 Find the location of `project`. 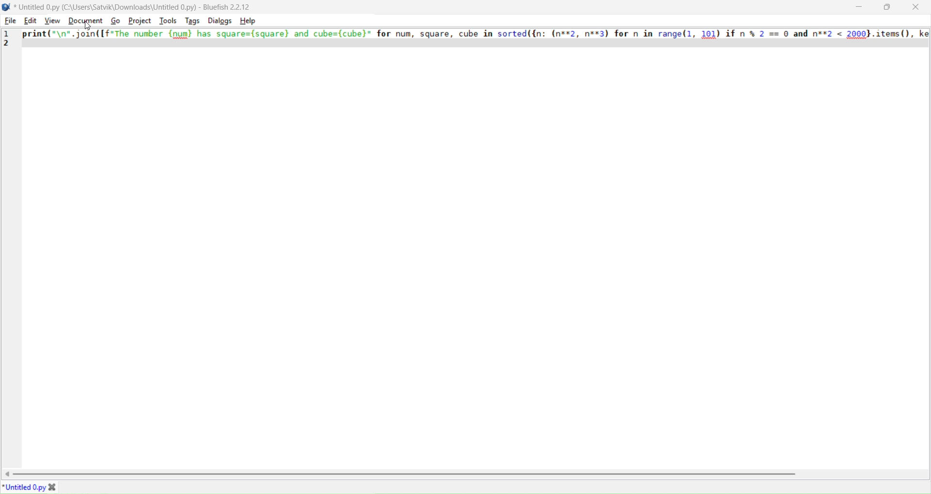

project is located at coordinates (140, 20).